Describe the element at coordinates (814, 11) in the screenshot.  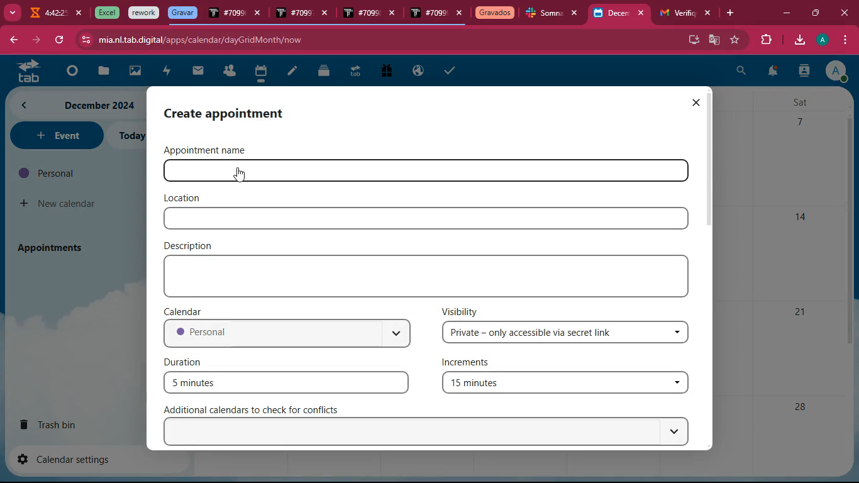
I see `maximize` at that location.